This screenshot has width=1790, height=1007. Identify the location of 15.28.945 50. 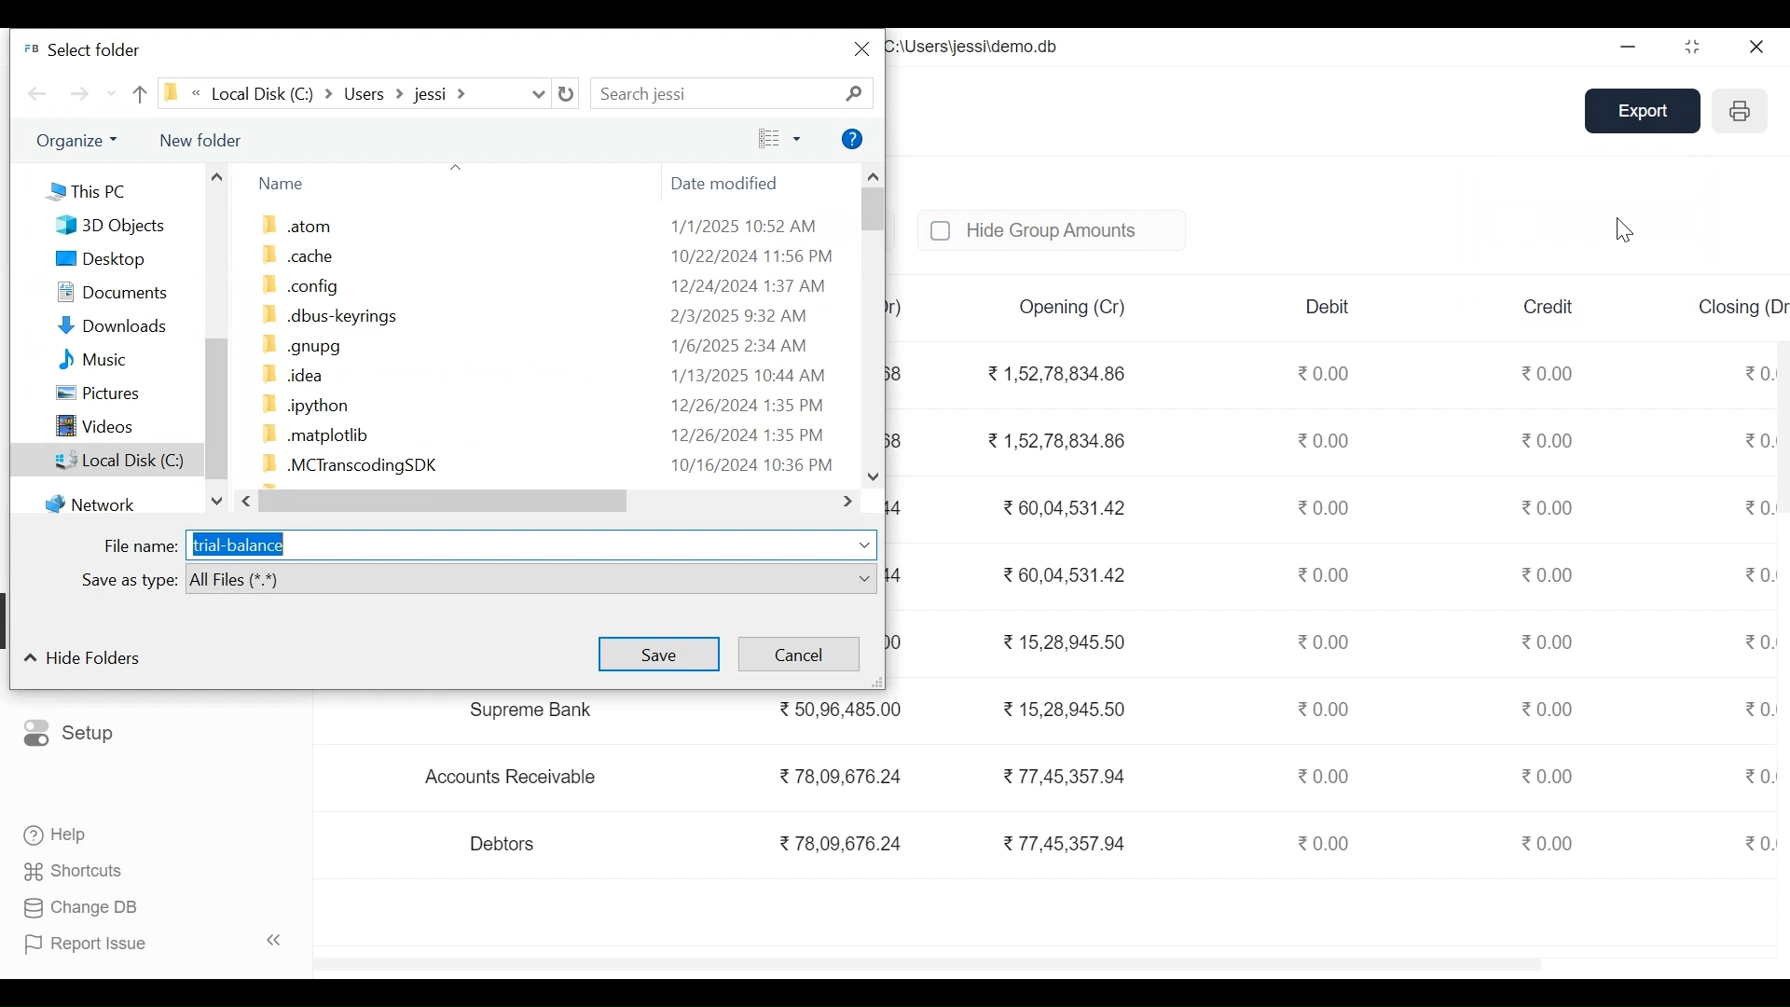
(1066, 641).